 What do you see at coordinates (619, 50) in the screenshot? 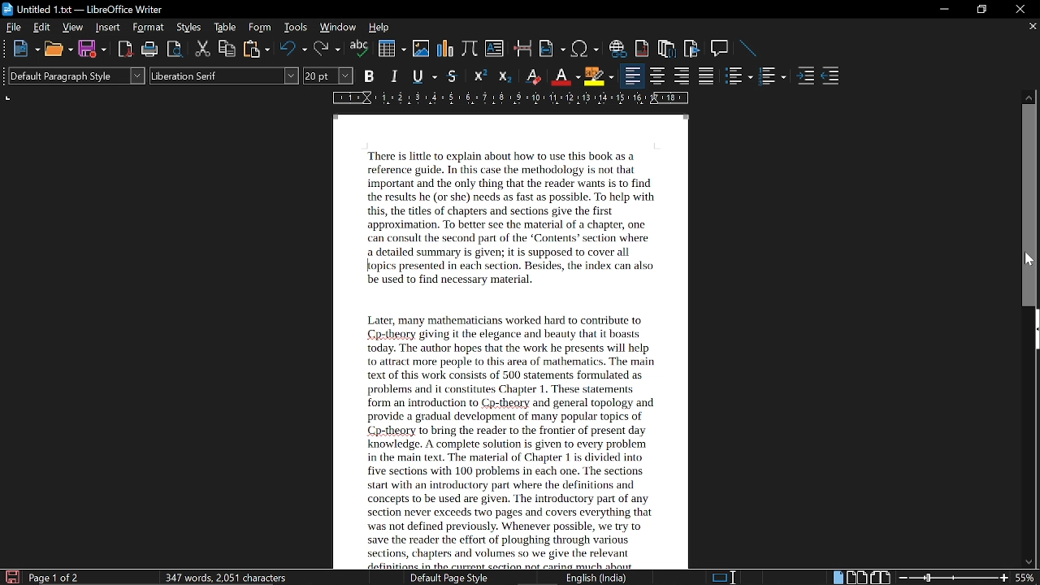
I see `insert hyperlink` at bounding box center [619, 50].